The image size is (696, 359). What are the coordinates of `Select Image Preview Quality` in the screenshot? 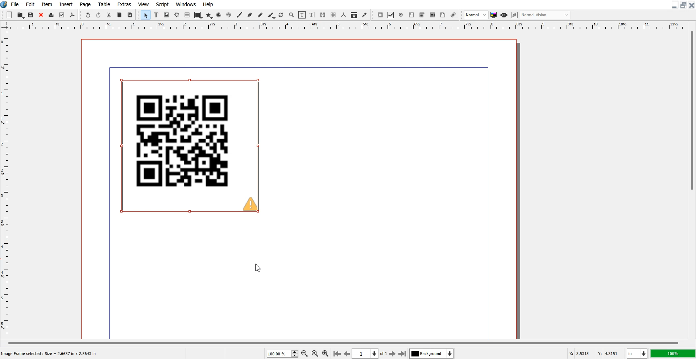 It's located at (476, 15).